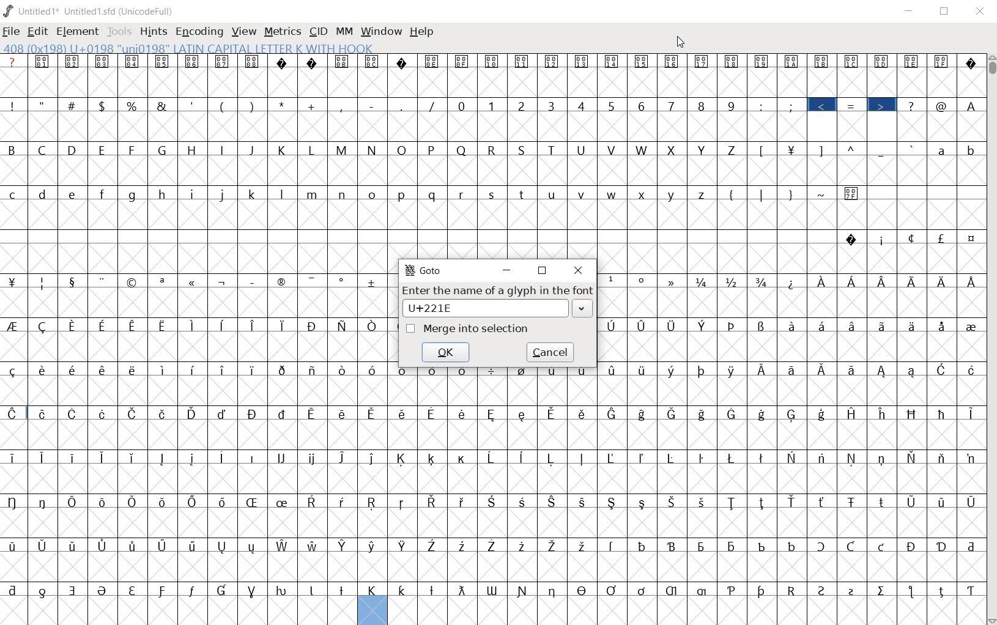 This screenshot has width=997, height=625. I want to click on symbols, so click(835, 149).